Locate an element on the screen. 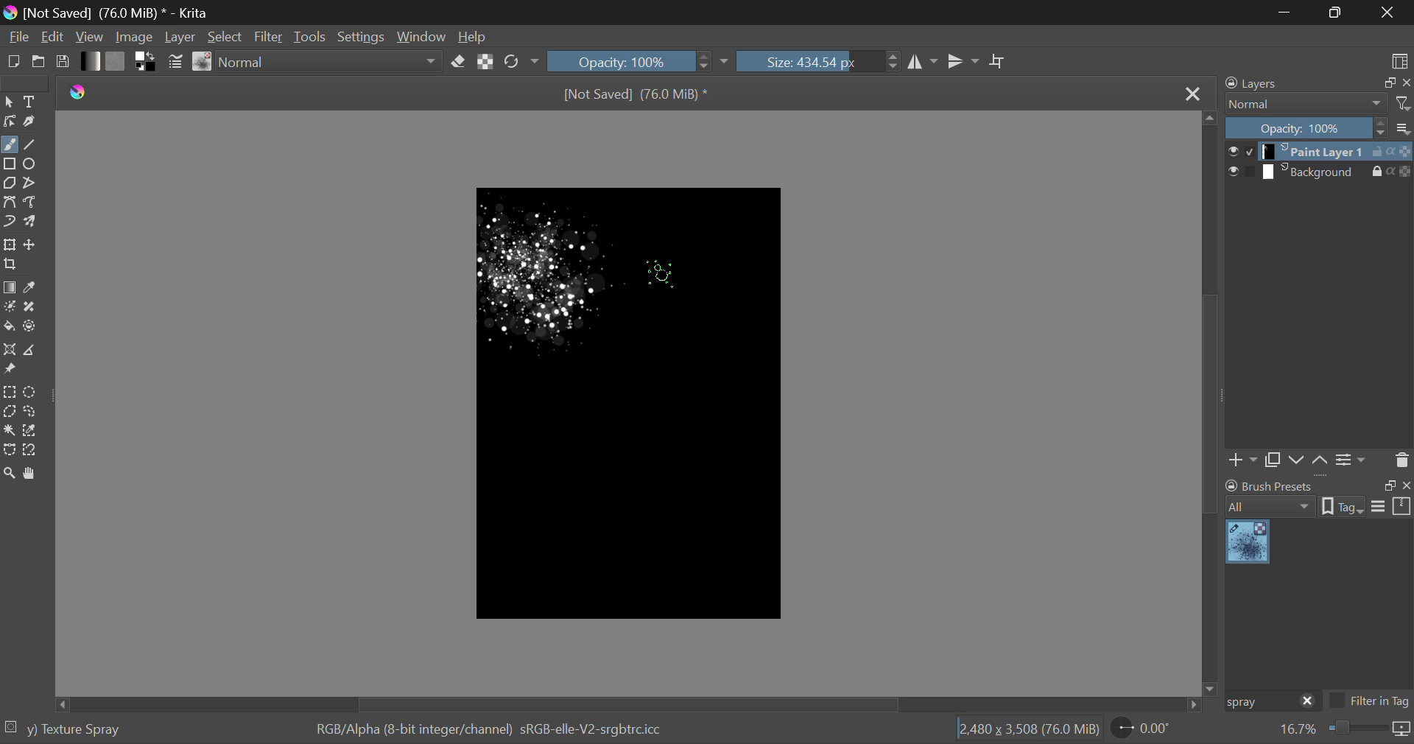 This screenshot has width=1414, height=744. Colorize Mask Tool is located at coordinates (10, 308).